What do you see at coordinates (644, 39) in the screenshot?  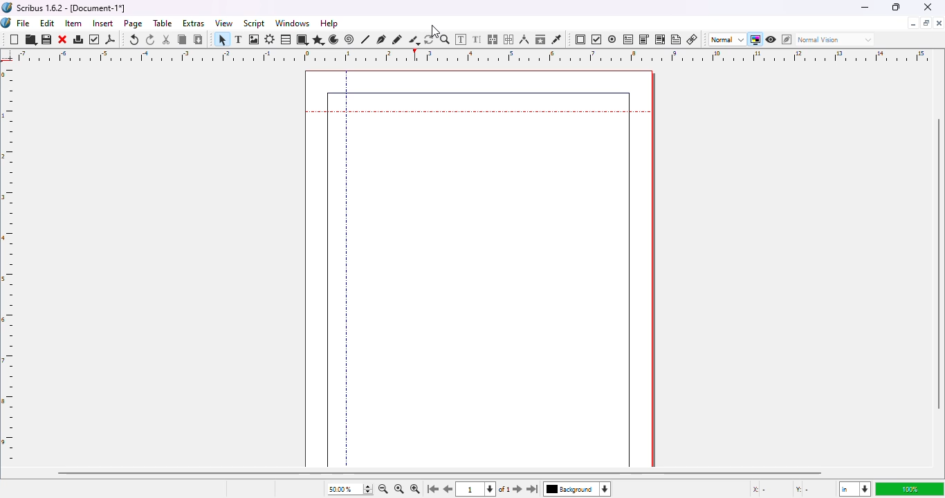 I see `PDF combo box` at bounding box center [644, 39].